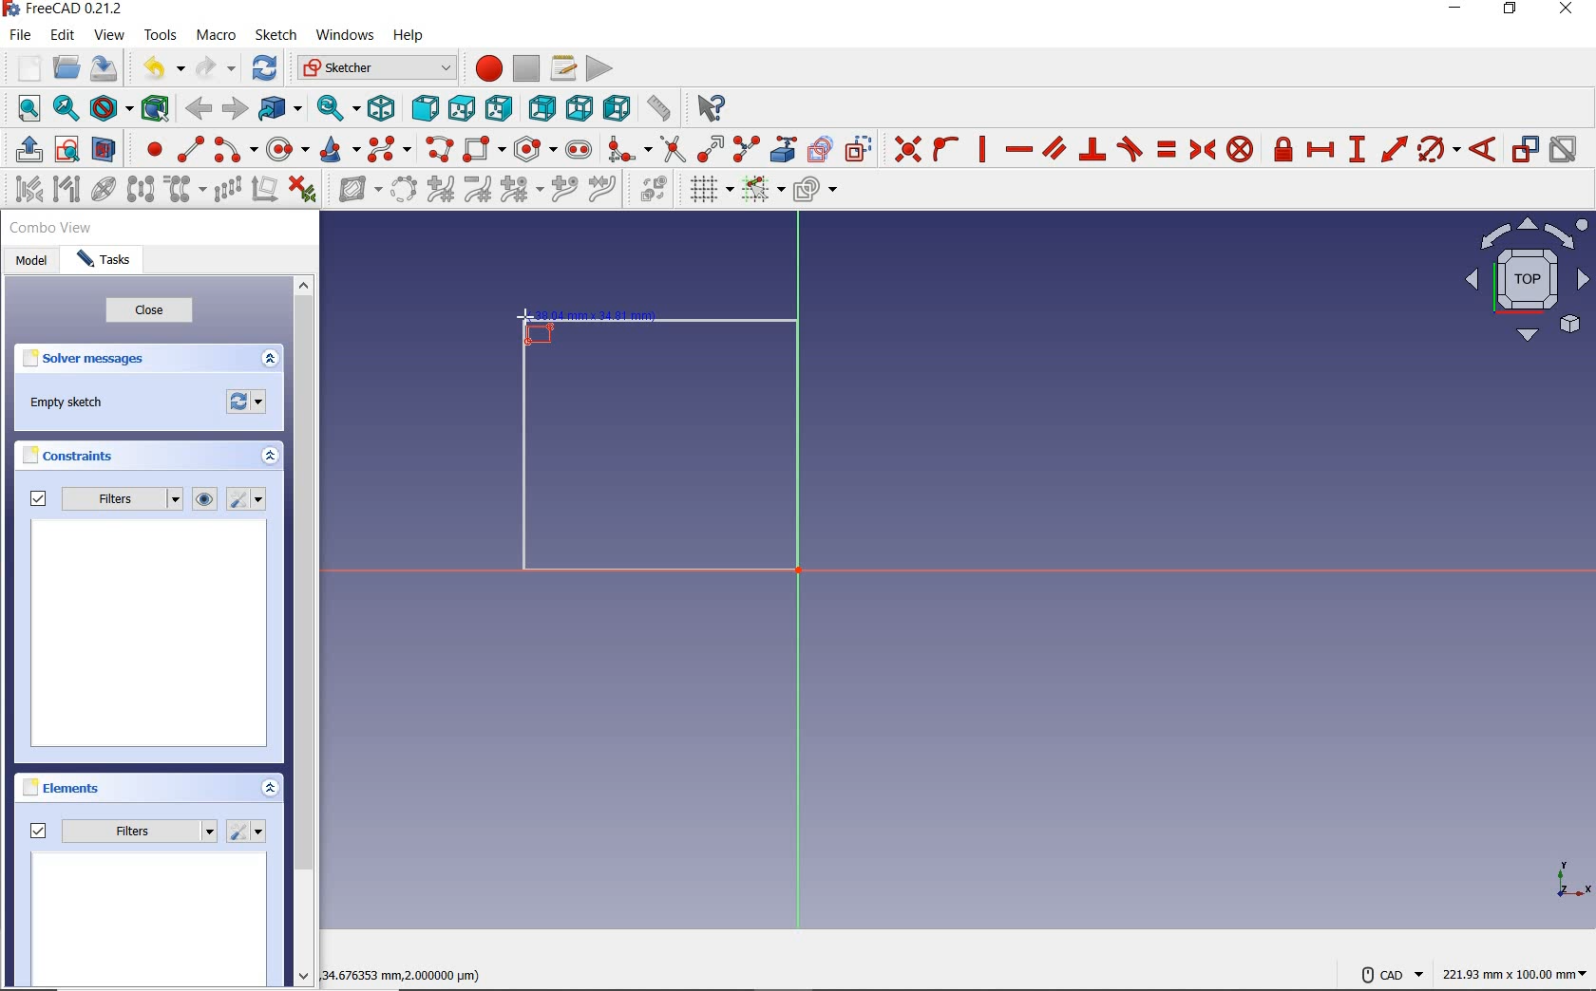 This screenshot has width=1596, height=991. What do you see at coordinates (236, 109) in the screenshot?
I see `forward` at bounding box center [236, 109].